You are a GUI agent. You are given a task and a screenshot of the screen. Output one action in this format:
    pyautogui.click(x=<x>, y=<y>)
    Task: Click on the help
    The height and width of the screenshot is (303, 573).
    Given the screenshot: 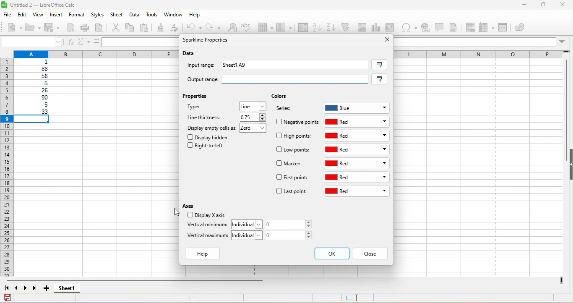 What is the action you would take?
    pyautogui.click(x=205, y=254)
    